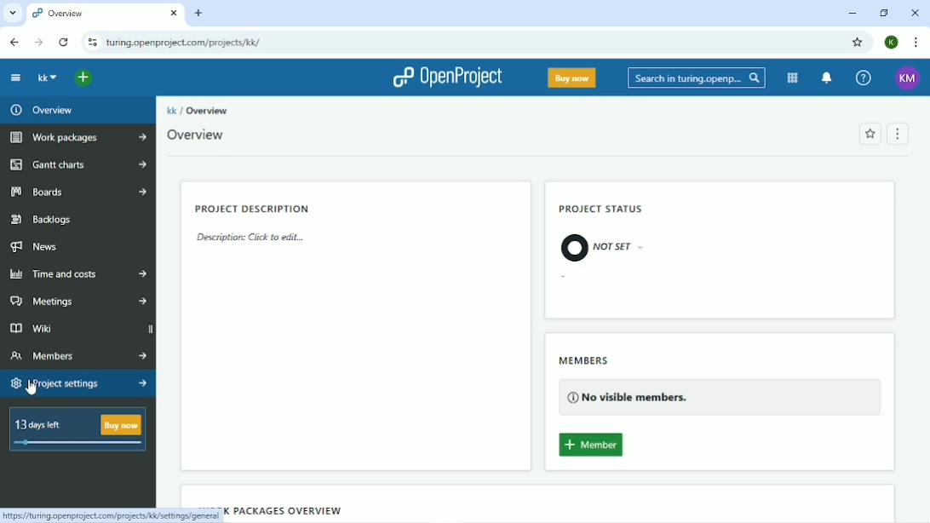  What do you see at coordinates (916, 42) in the screenshot?
I see `Customize and control google chrome` at bounding box center [916, 42].